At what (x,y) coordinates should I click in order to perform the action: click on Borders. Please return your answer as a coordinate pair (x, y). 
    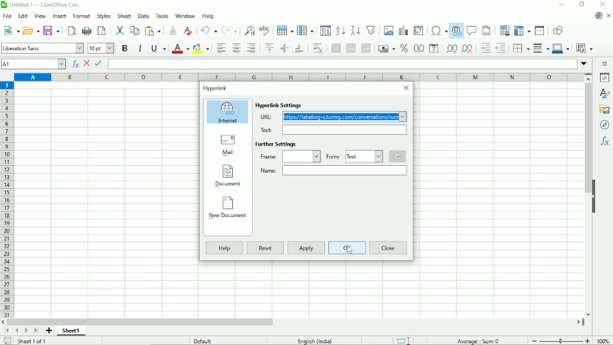
    Looking at the image, I should click on (521, 48).